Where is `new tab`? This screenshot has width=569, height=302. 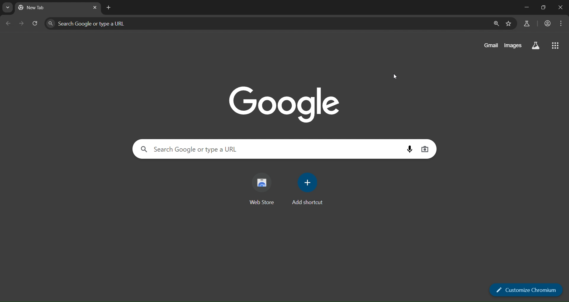 new tab is located at coordinates (40, 7).